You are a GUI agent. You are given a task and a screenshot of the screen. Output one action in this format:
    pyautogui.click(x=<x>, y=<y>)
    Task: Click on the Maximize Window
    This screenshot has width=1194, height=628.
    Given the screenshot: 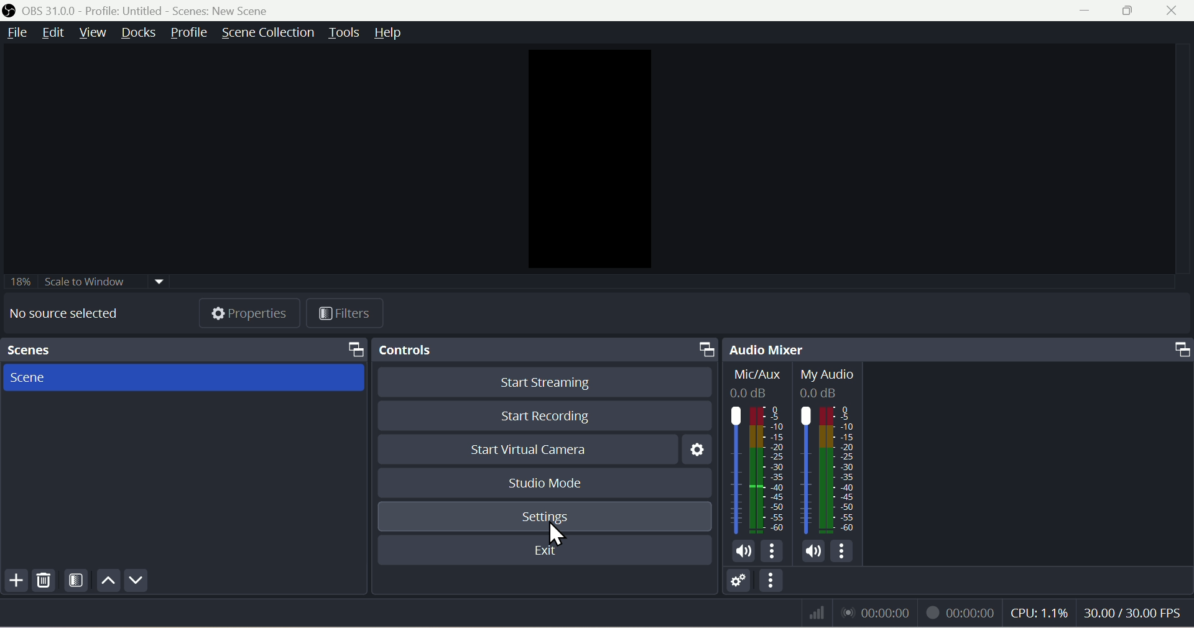 What is the action you would take?
    pyautogui.click(x=346, y=349)
    